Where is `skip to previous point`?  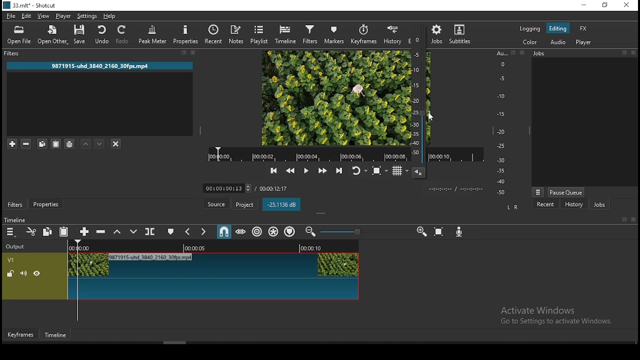
skip to previous point is located at coordinates (273, 170).